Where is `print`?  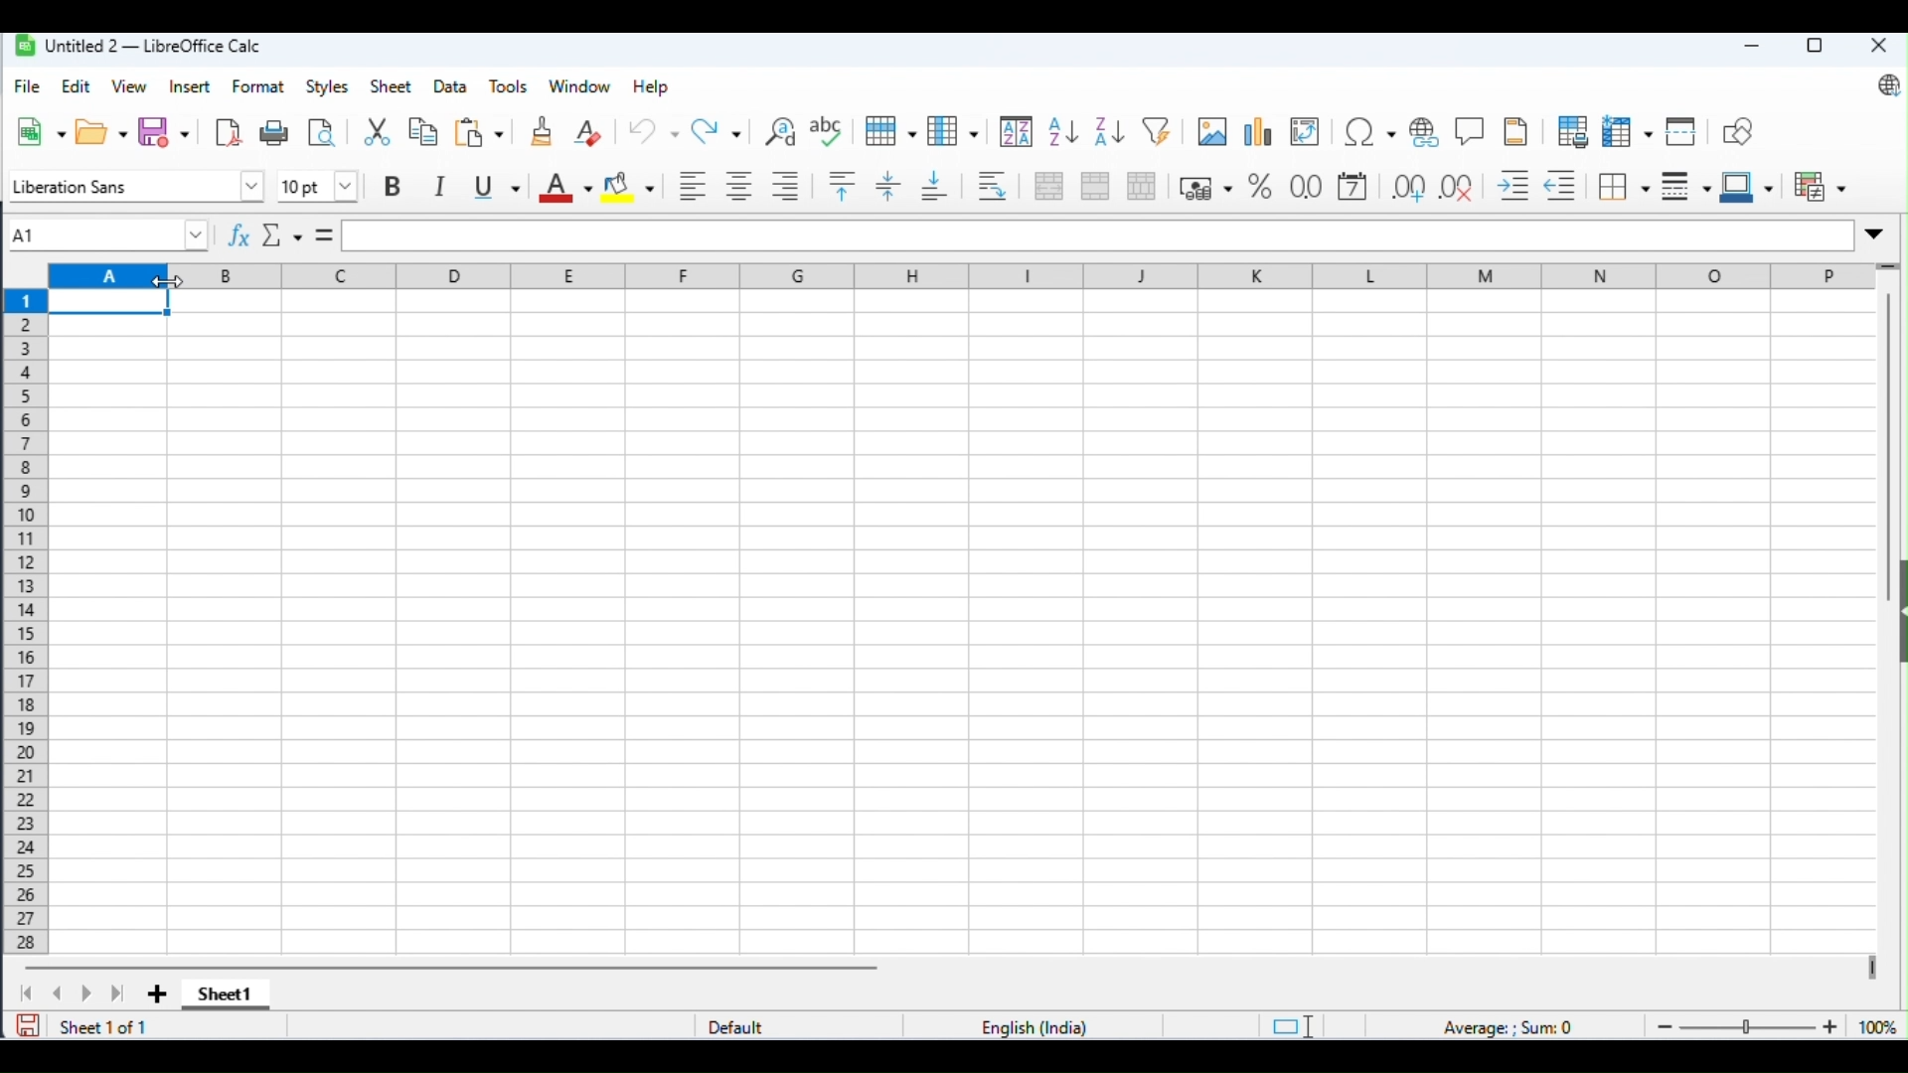
print is located at coordinates (276, 132).